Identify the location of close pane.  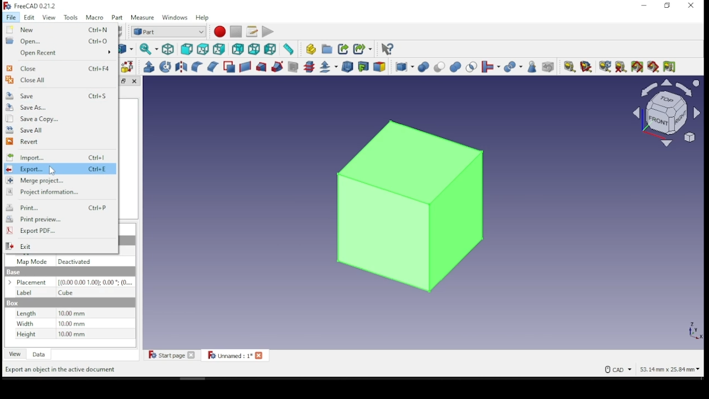
(134, 81).